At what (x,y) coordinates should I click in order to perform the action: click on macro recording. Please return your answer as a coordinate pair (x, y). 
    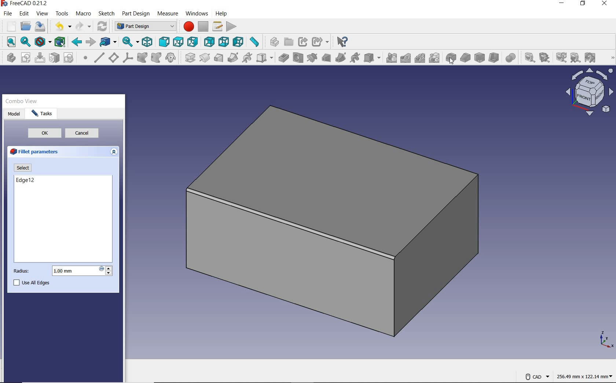
    Looking at the image, I should click on (188, 26).